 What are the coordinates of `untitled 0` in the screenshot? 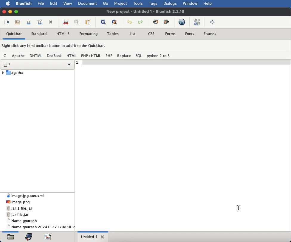 It's located at (89, 237).